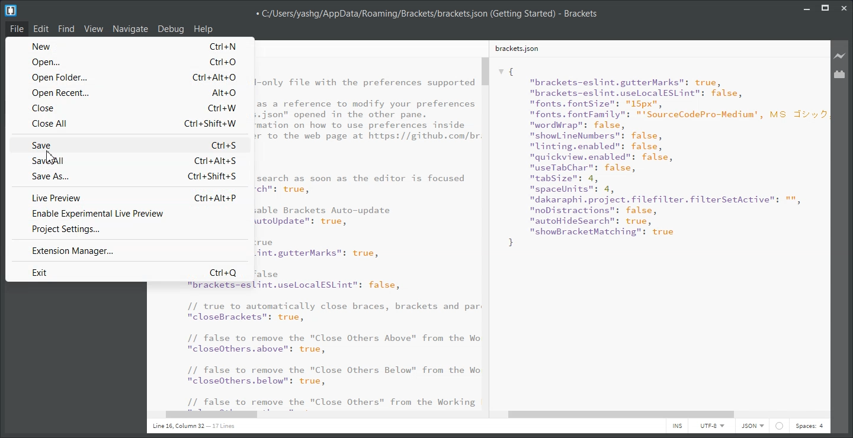 Image resolution: width=853 pixels, height=438 pixels. I want to click on code, so click(367, 177).